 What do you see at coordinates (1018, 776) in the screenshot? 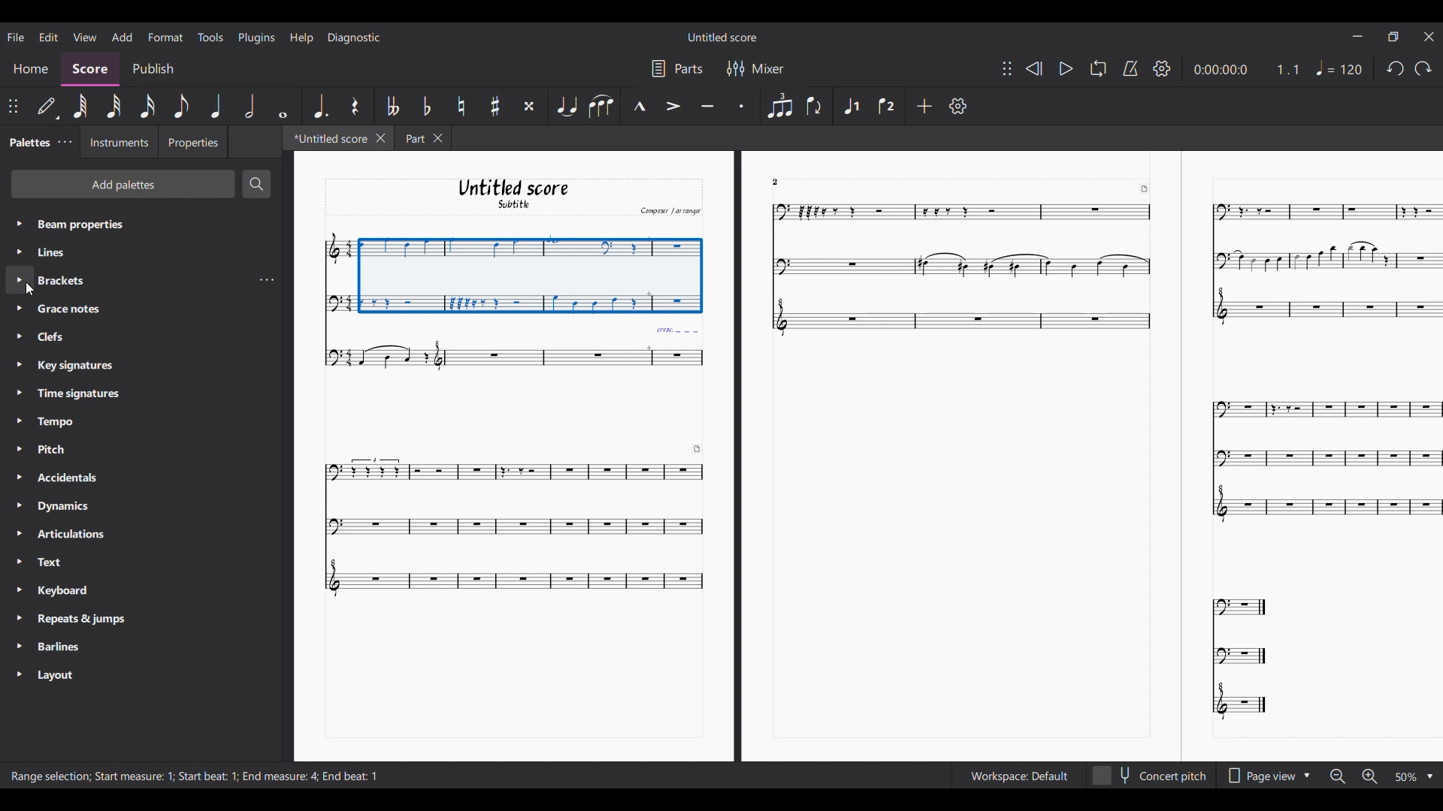
I see `Workspace setting` at bounding box center [1018, 776].